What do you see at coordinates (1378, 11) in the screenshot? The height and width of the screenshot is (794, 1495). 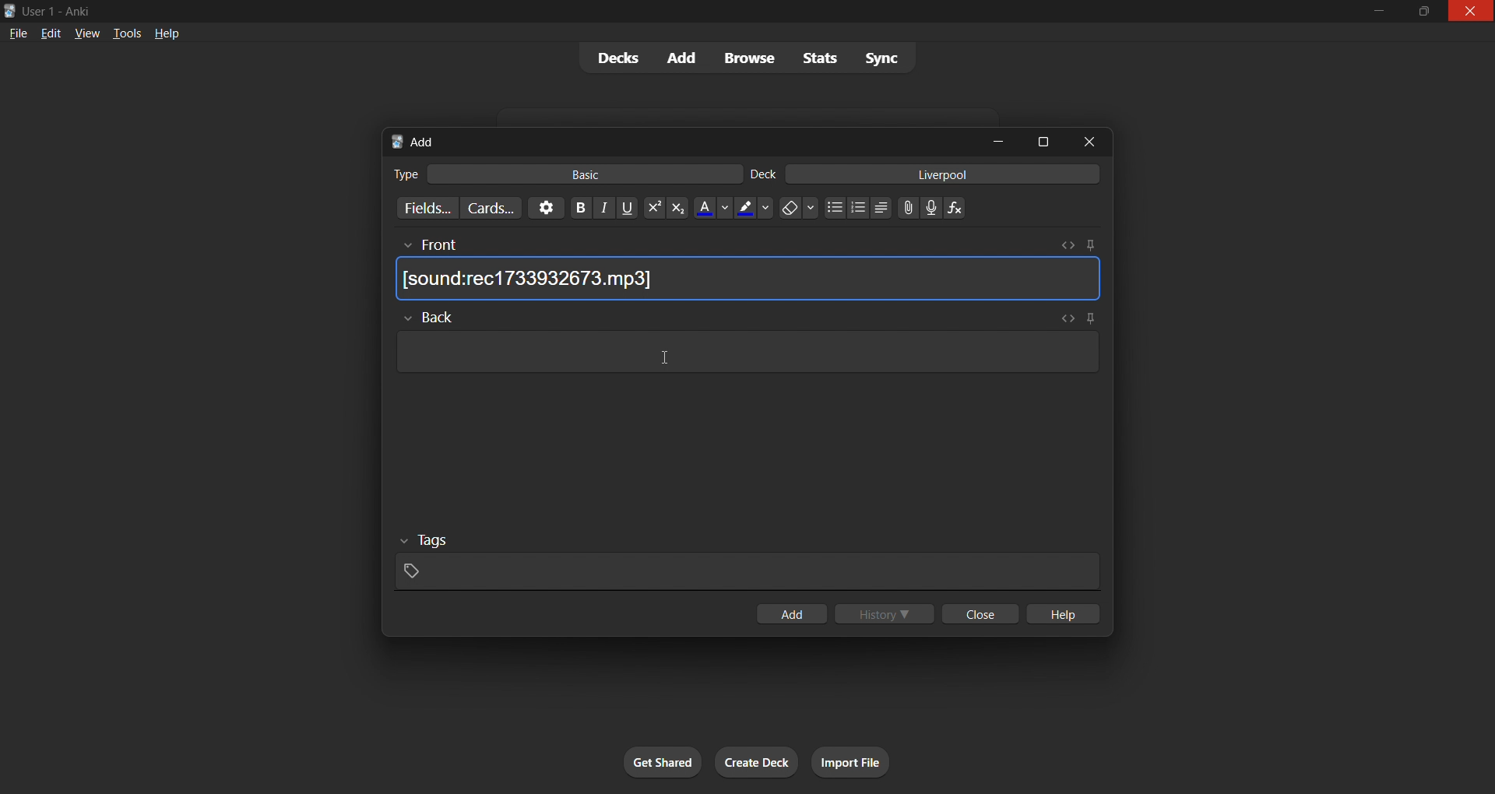 I see `minimize` at bounding box center [1378, 11].